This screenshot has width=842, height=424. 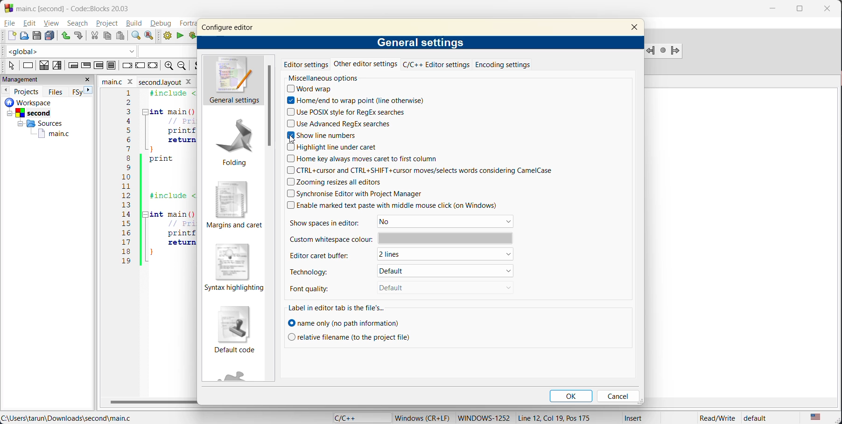 What do you see at coordinates (400, 238) in the screenshot?
I see `custom whitespace colour` at bounding box center [400, 238].